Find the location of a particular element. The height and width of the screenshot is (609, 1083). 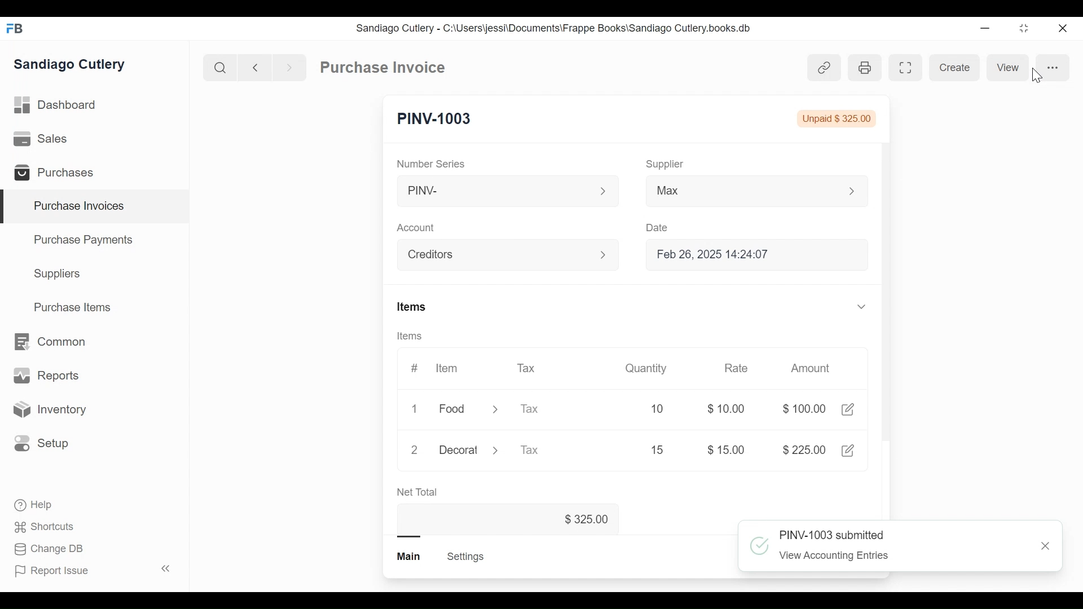

Edit is located at coordinates (848, 451).